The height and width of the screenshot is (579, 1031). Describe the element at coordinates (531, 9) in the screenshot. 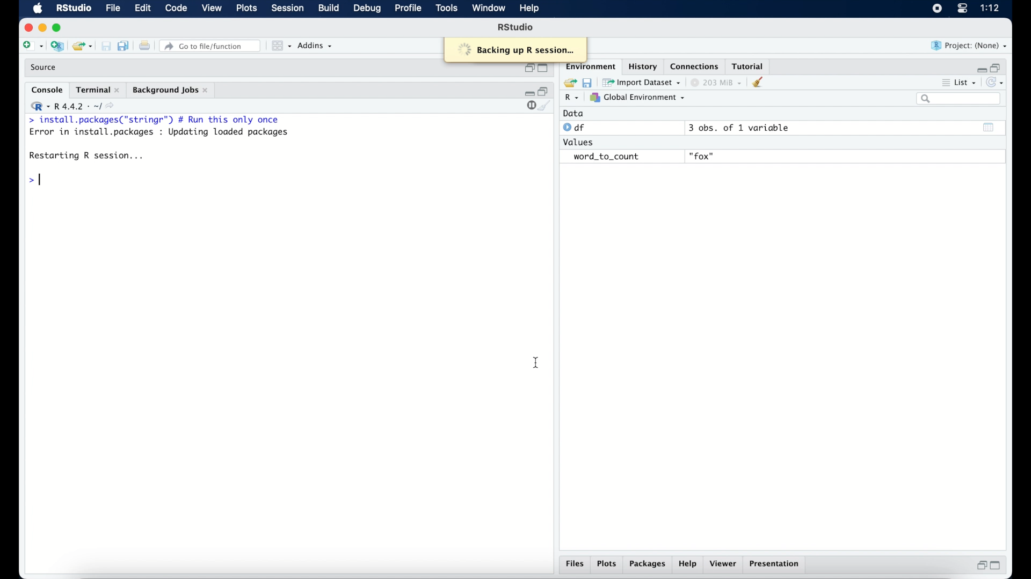

I see `help` at that location.